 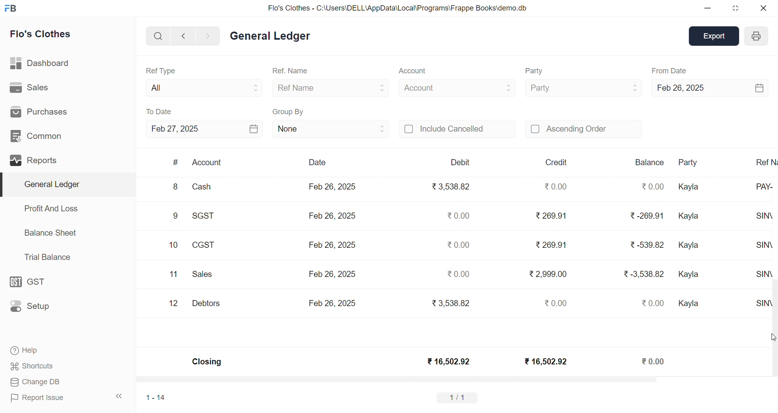 What do you see at coordinates (552, 216) in the screenshot?
I see `₹269.91` at bounding box center [552, 216].